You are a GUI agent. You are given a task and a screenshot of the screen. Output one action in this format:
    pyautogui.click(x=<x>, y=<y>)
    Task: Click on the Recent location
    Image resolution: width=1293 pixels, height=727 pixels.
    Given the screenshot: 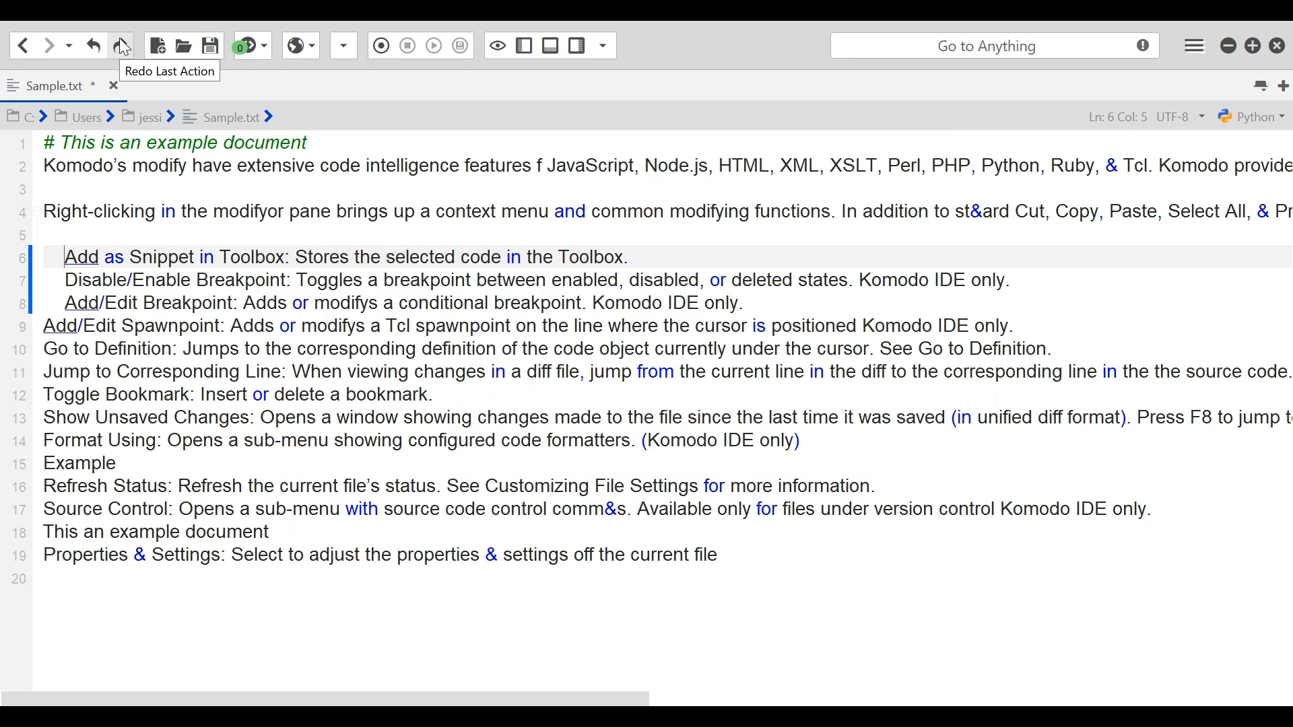 What is the action you would take?
    pyautogui.click(x=67, y=44)
    